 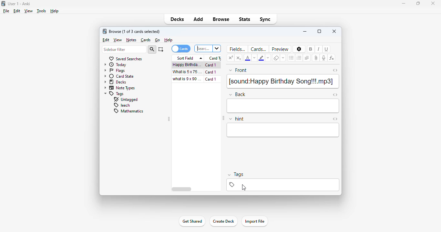 What do you see at coordinates (311, 49) in the screenshot?
I see `bols` at bounding box center [311, 49].